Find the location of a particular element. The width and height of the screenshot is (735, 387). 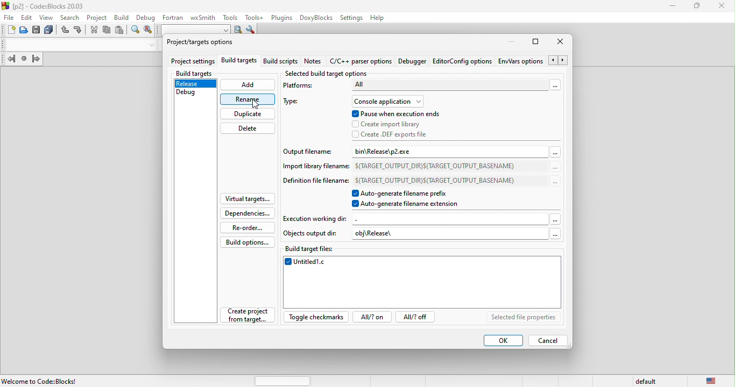

last jump is located at coordinates (25, 60).